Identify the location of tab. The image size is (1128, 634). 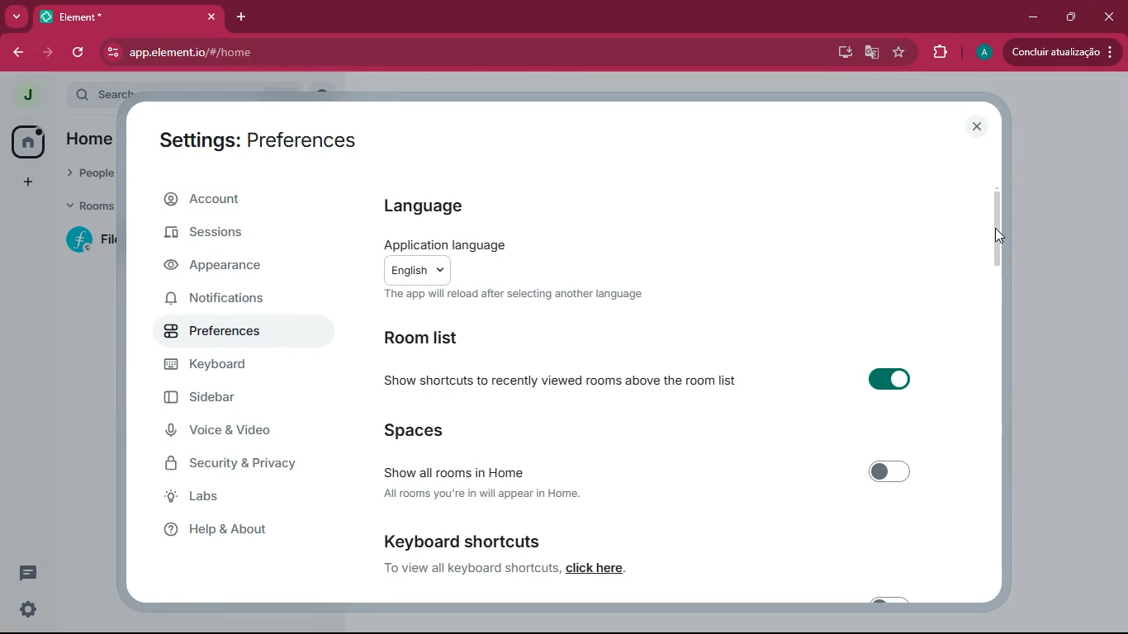
(130, 17).